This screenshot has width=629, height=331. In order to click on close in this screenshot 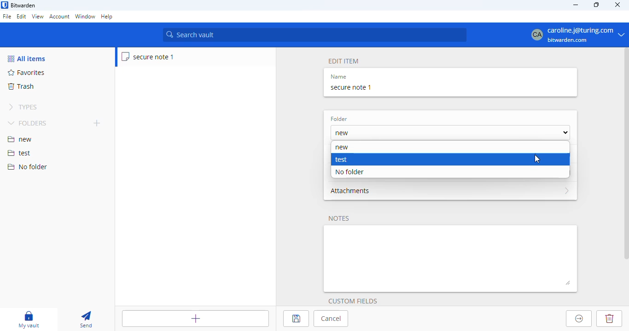, I will do `click(618, 4)`.